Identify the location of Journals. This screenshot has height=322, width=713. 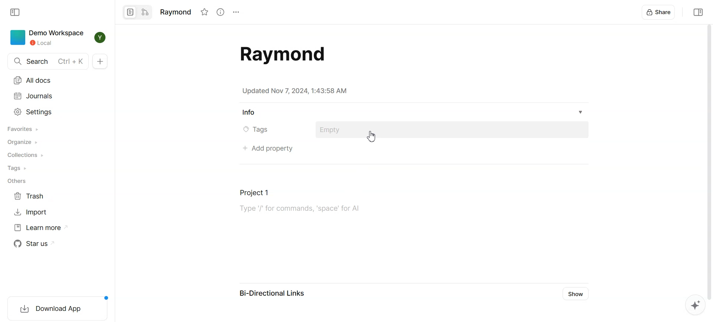
(33, 96).